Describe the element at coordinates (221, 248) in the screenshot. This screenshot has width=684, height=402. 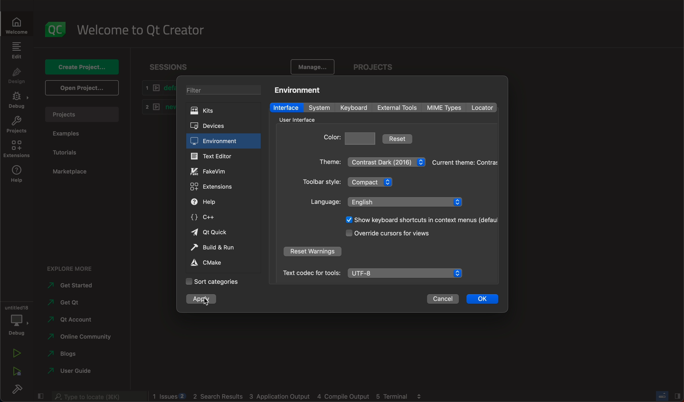
I see `build and run` at that location.